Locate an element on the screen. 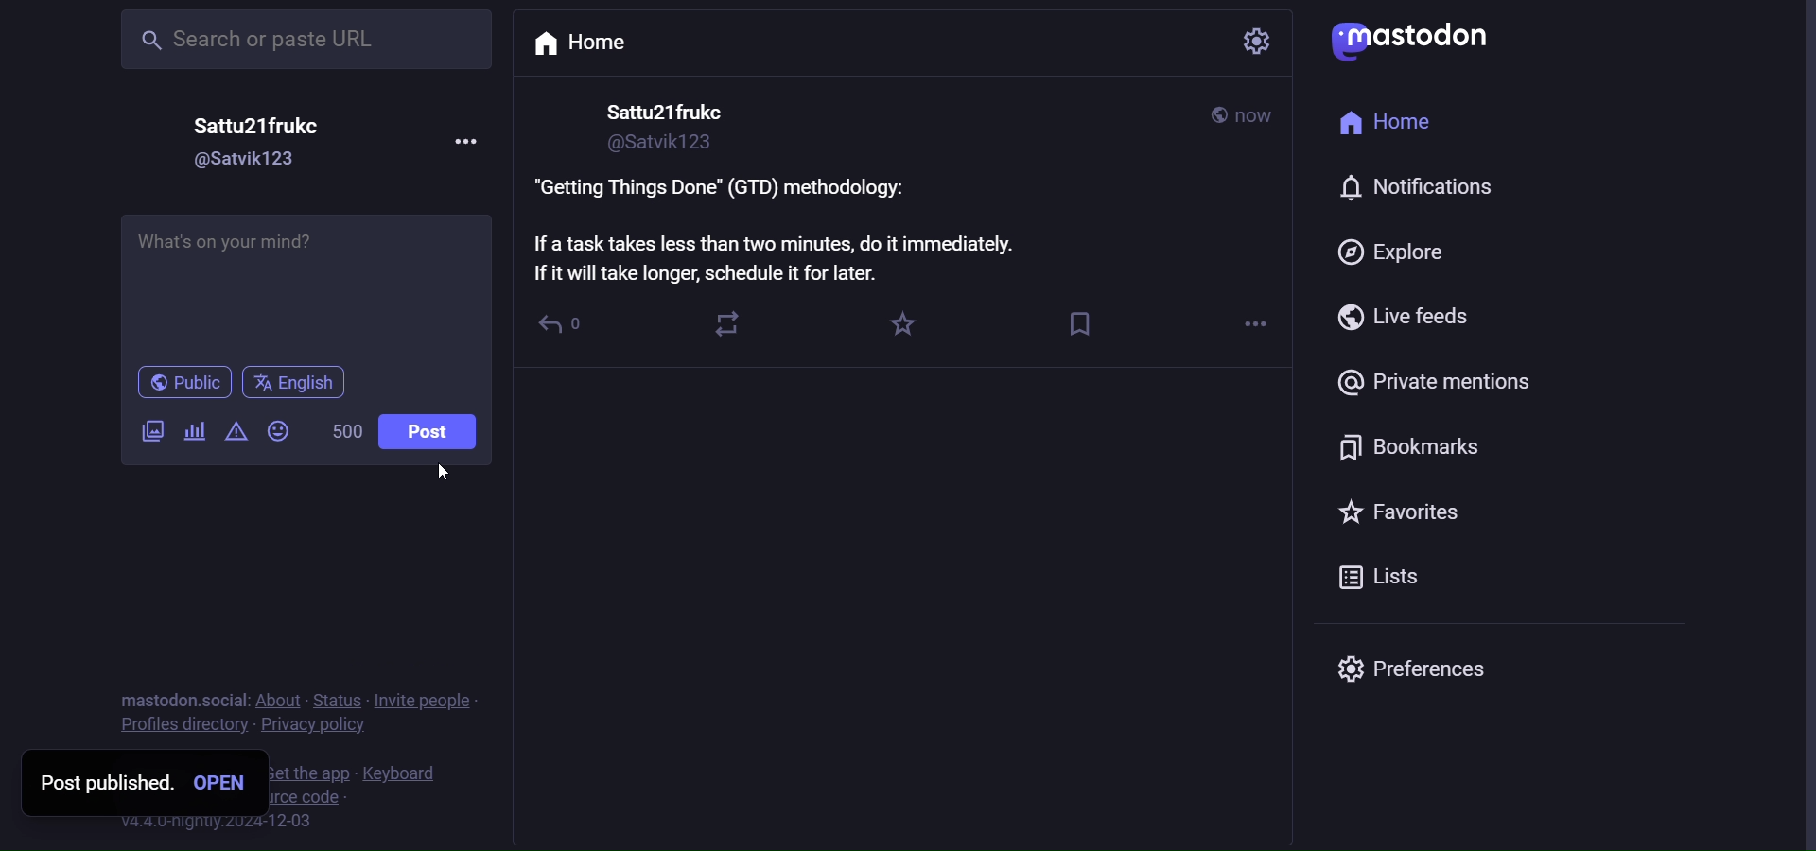  favorites is located at coordinates (1402, 516).